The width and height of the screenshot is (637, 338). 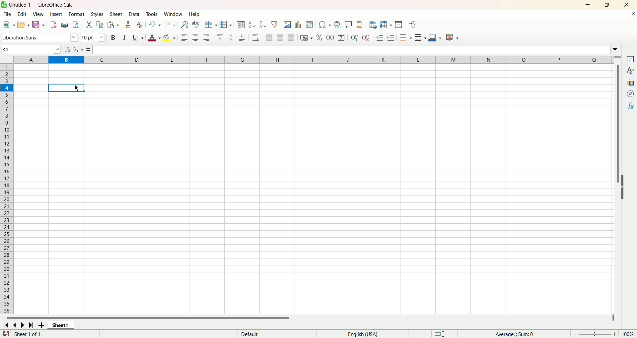 I want to click on draw function, so click(x=412, y=25).